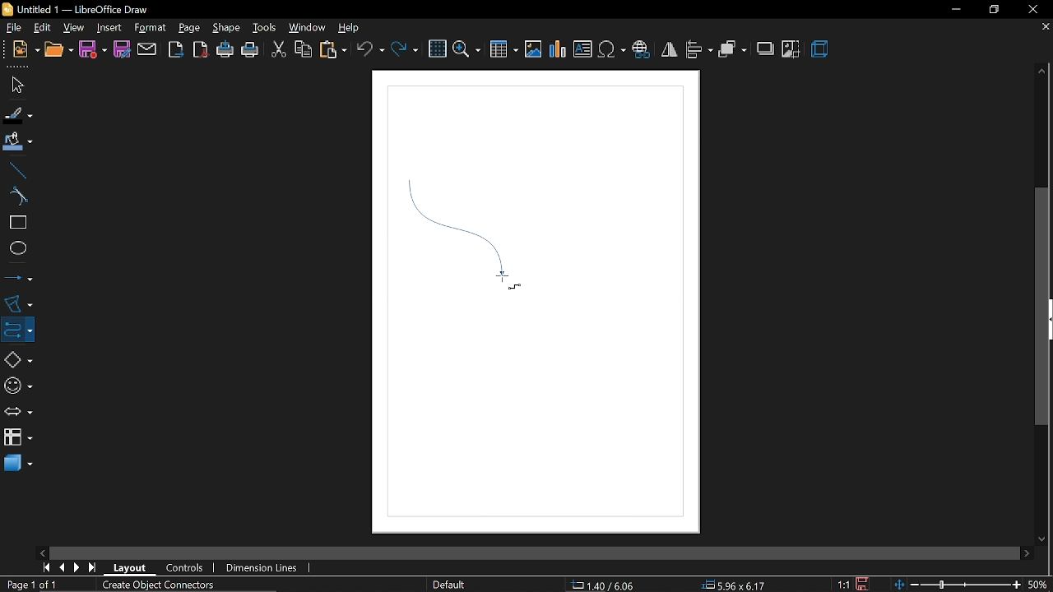 The width and height of the screenshot is (1053, 592). I want to click on shape, so click(224, 27).